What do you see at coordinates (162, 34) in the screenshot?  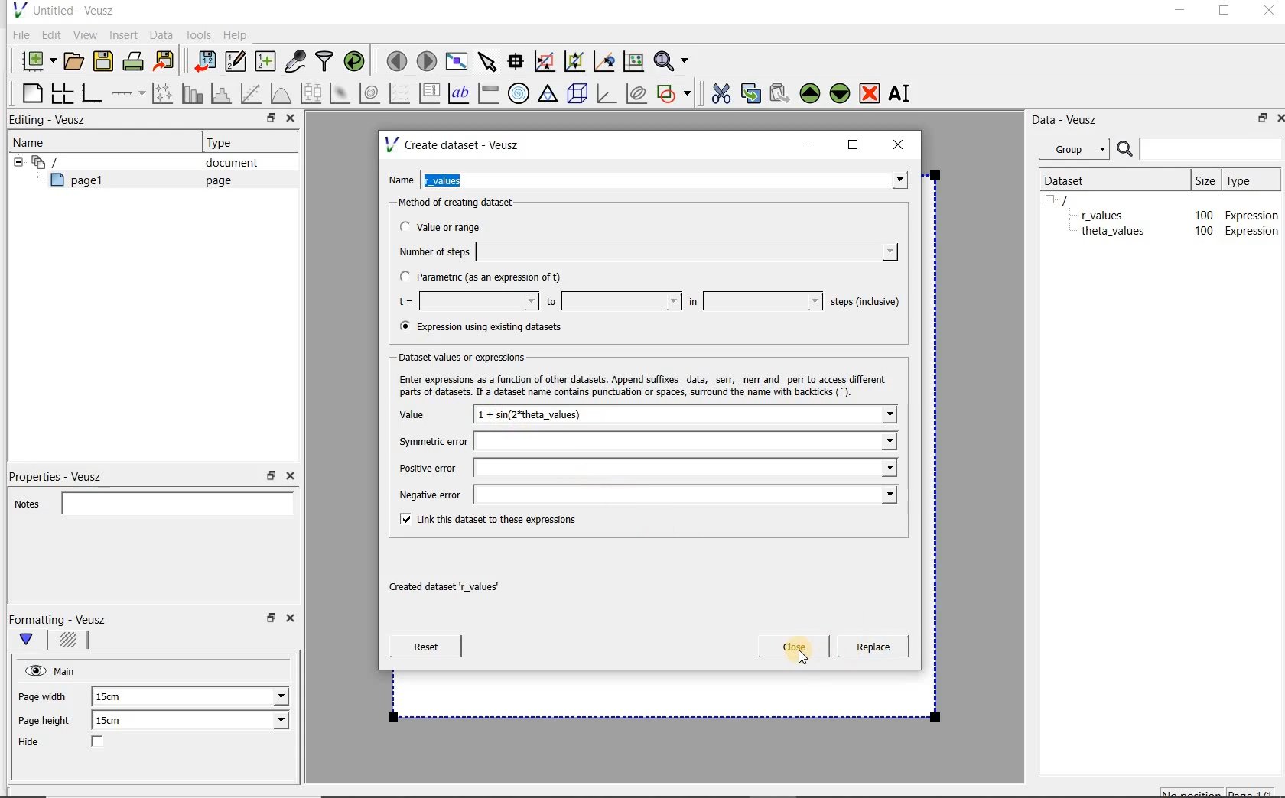 I see `Data` at bounding box center [162, 34].